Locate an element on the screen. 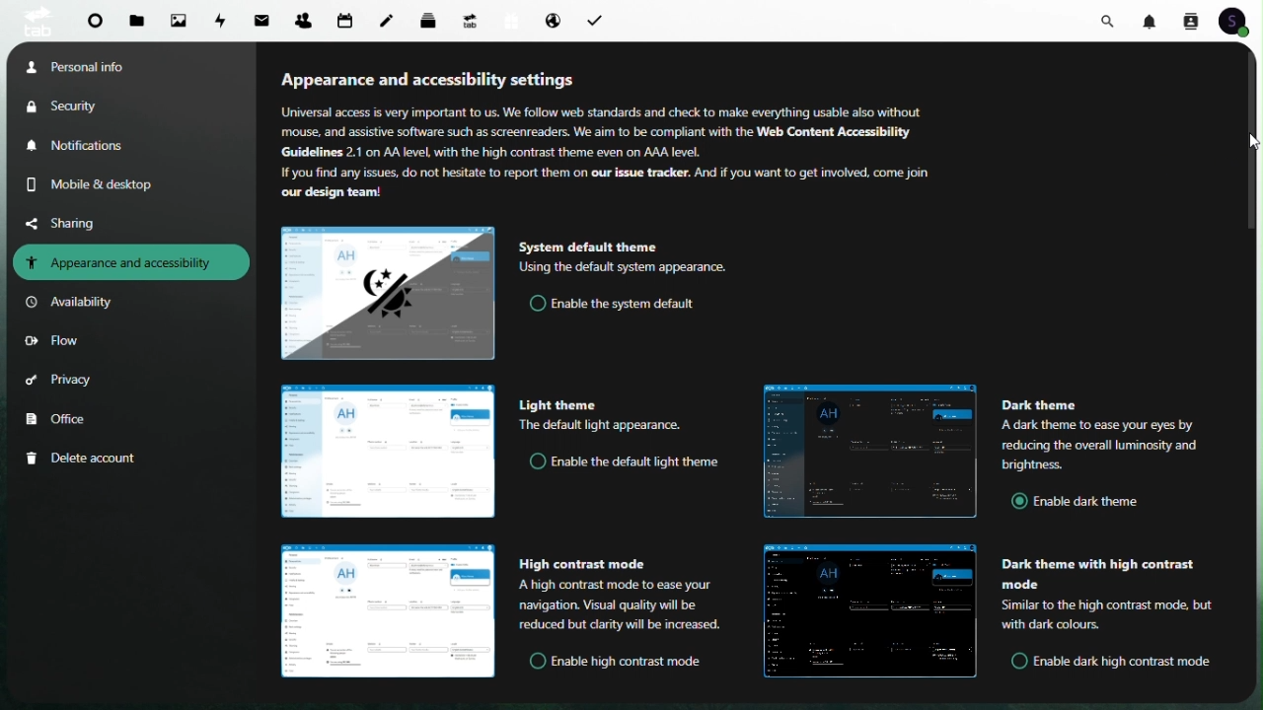  Enable high contrast mode is located at coordinates (613, 662).